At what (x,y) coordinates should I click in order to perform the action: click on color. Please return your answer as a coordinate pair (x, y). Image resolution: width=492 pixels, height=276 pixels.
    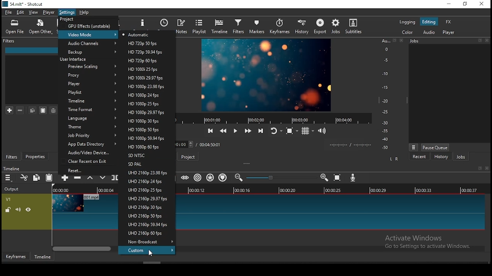
    Looking at the image, I should click on (407, 32).